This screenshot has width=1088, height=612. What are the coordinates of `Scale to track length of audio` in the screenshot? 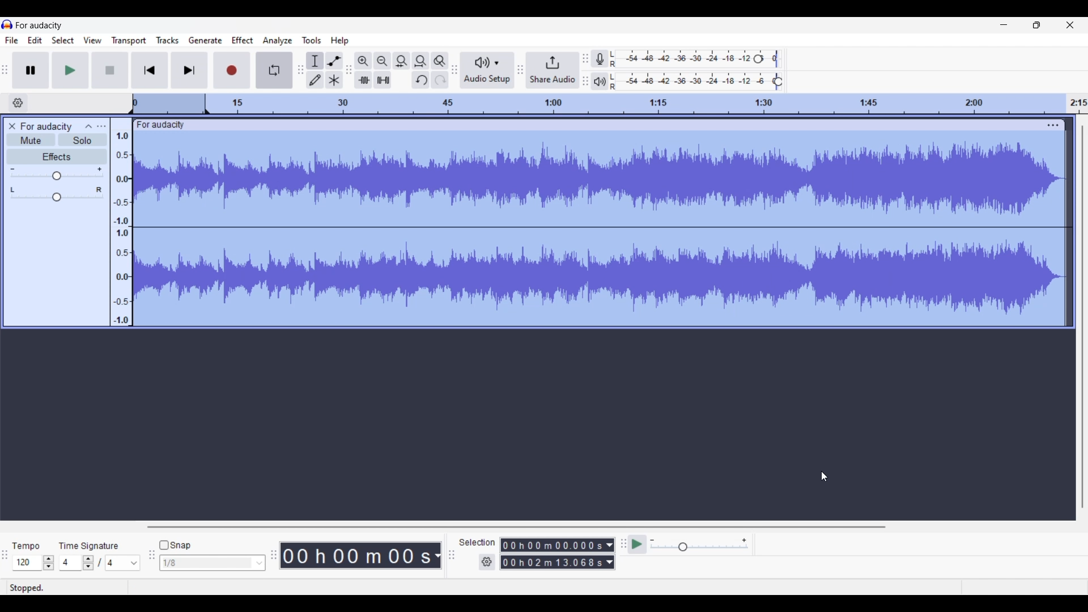 It's located at (650, 104).